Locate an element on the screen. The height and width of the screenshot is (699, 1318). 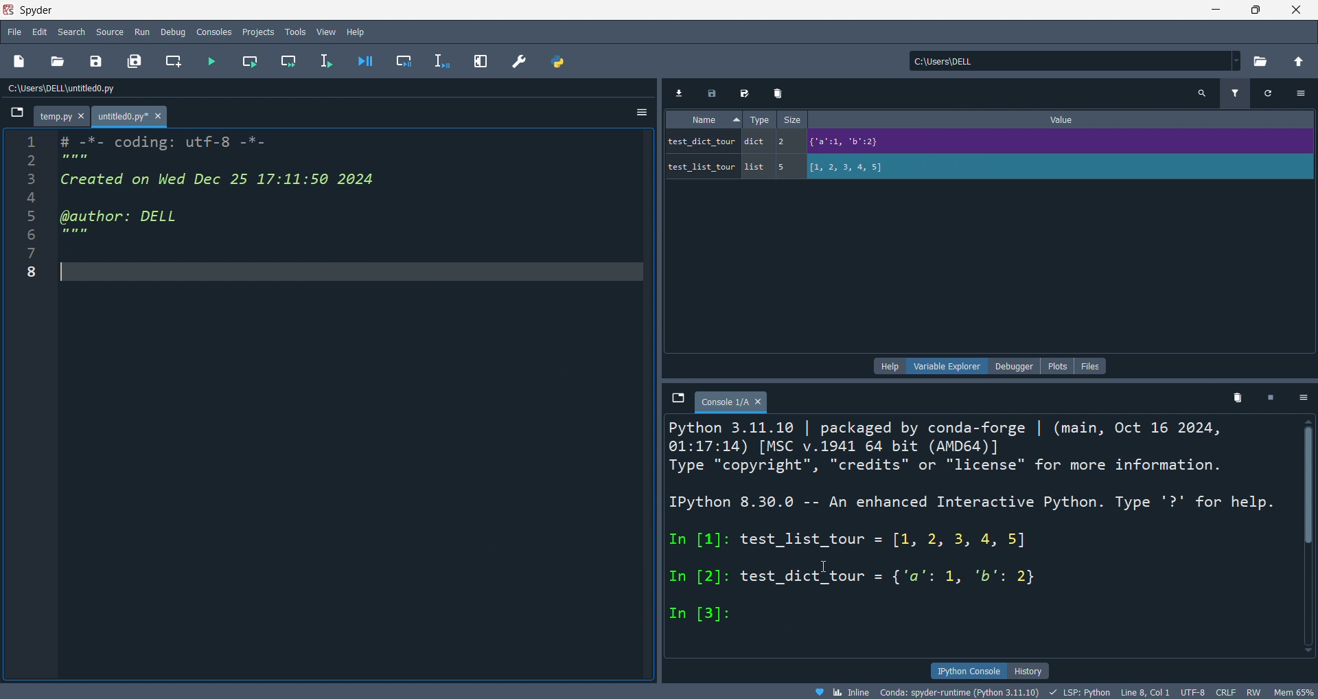
LSP Python is located at coordinates (1077, 691).